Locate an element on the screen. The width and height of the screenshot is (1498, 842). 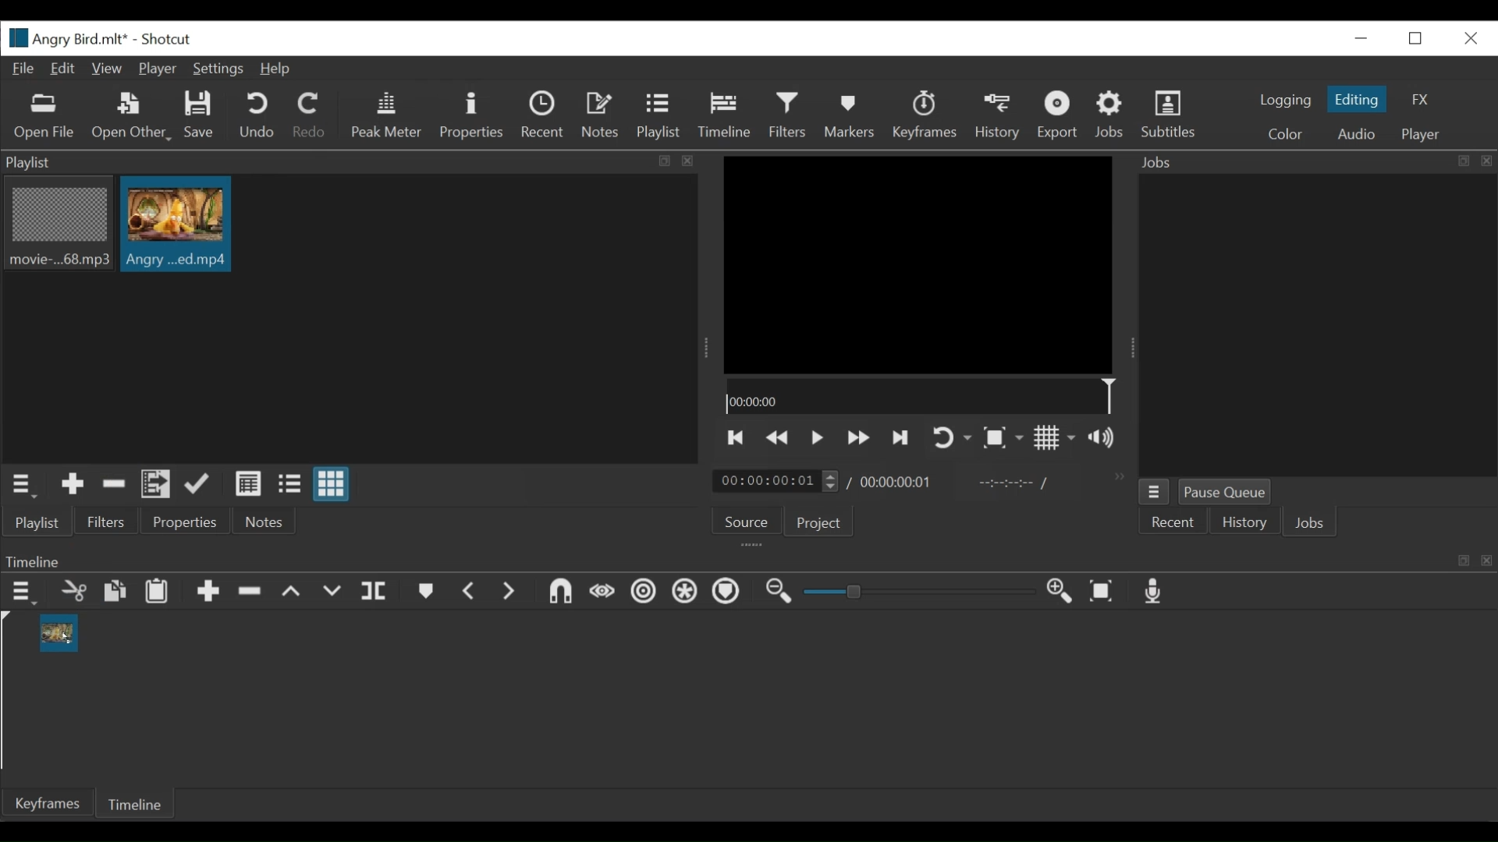
Toggle player looping is located at coordinates (950, 439).